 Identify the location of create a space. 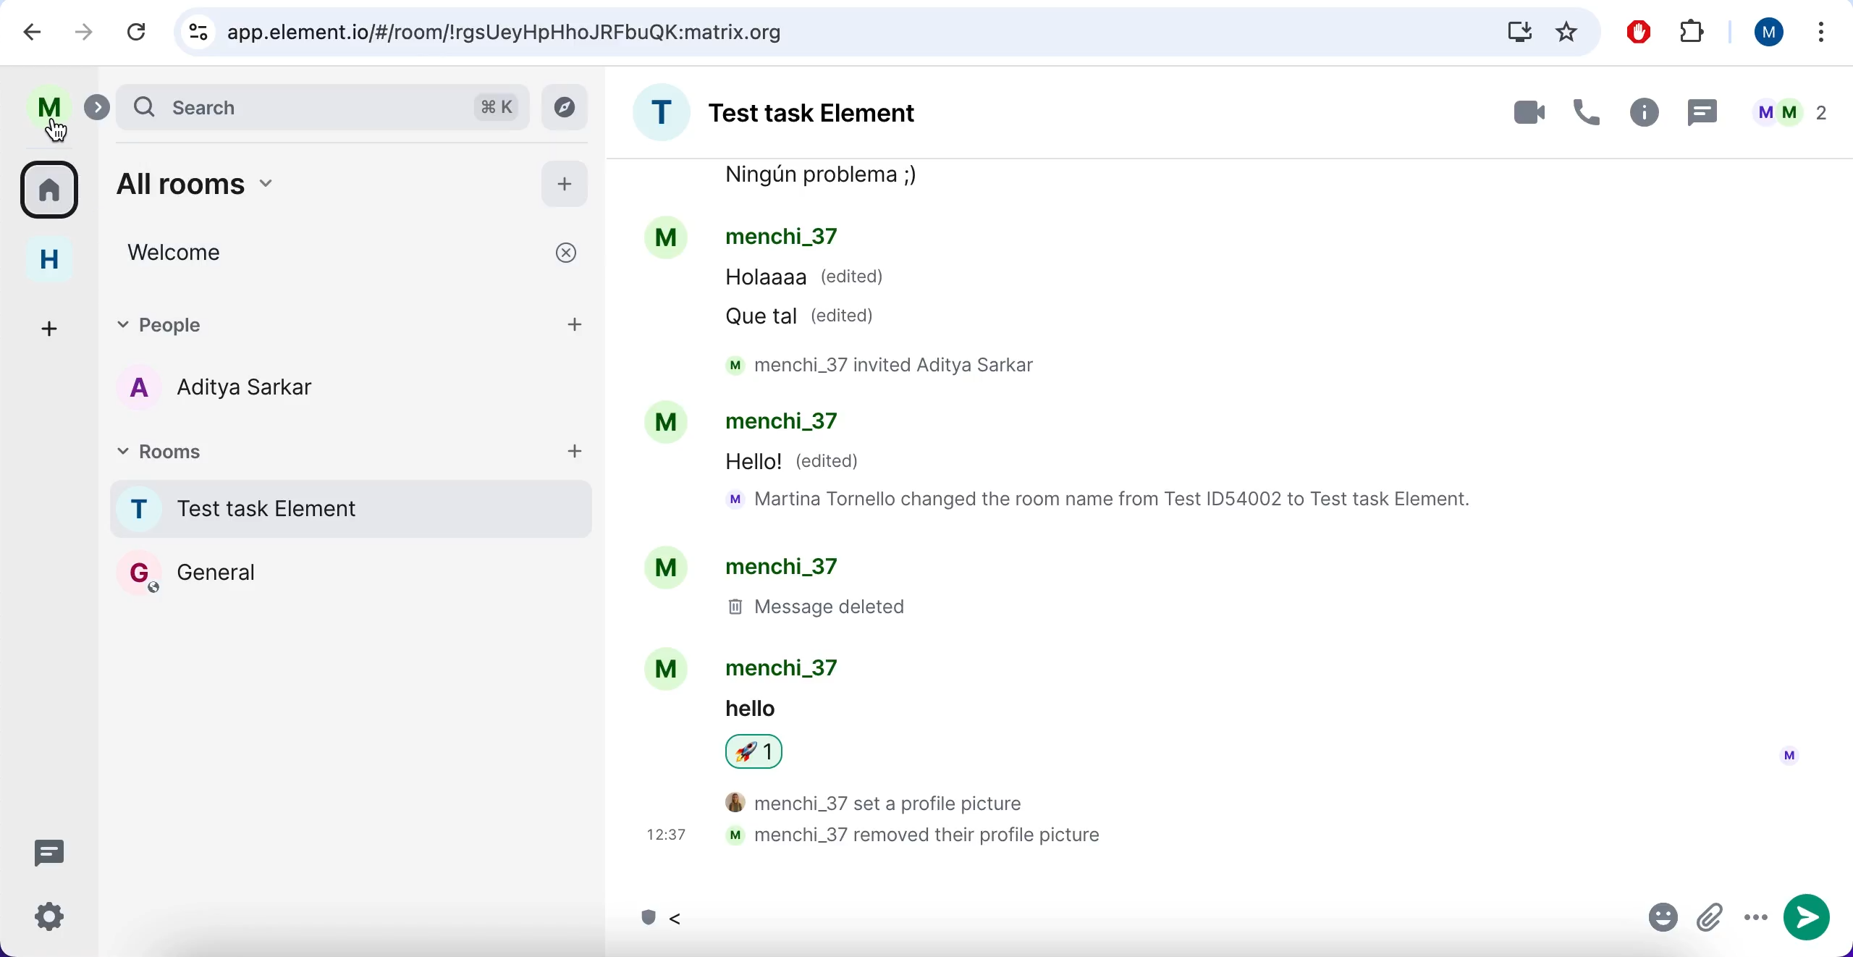
(46, 326).